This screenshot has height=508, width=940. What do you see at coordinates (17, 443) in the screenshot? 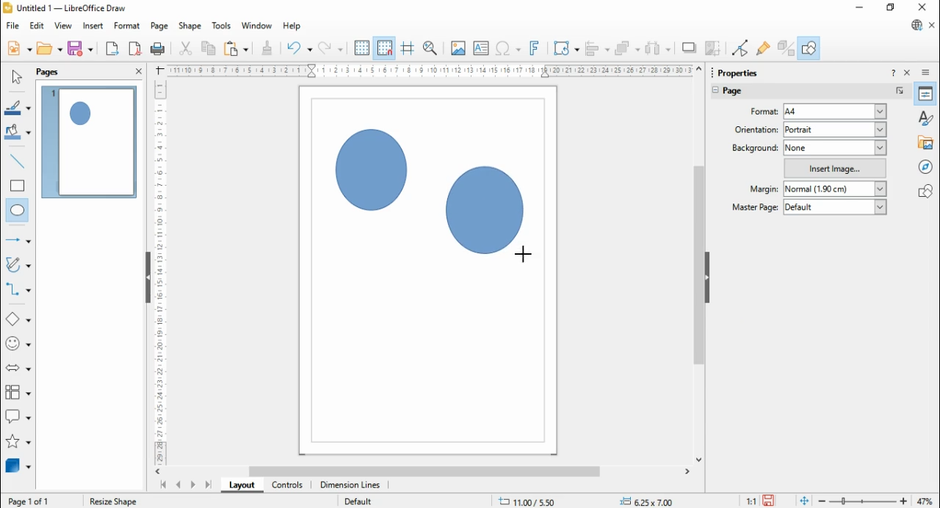
I see `stars and banners ` at bounding box center [17, 443].